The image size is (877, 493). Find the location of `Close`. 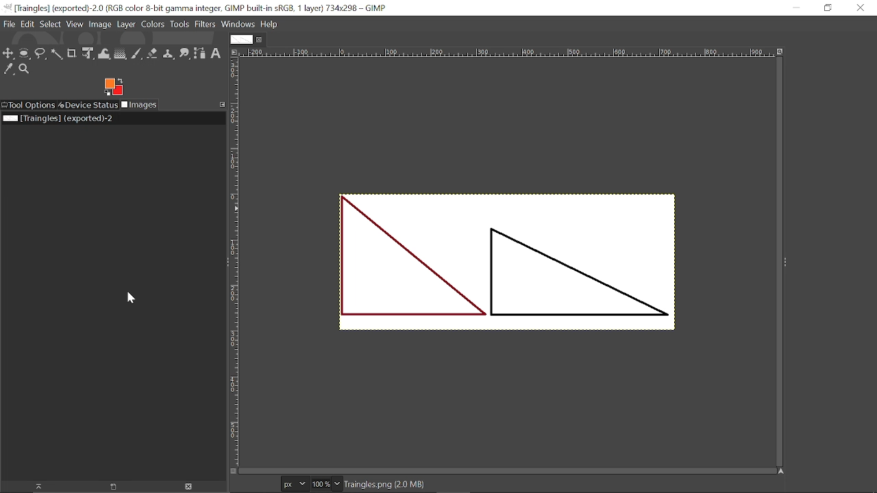

Close is located at coordinates (861, 9).